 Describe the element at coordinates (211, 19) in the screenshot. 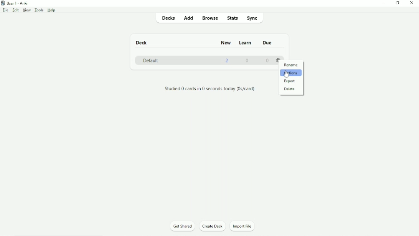

I see `Browse` at that location.